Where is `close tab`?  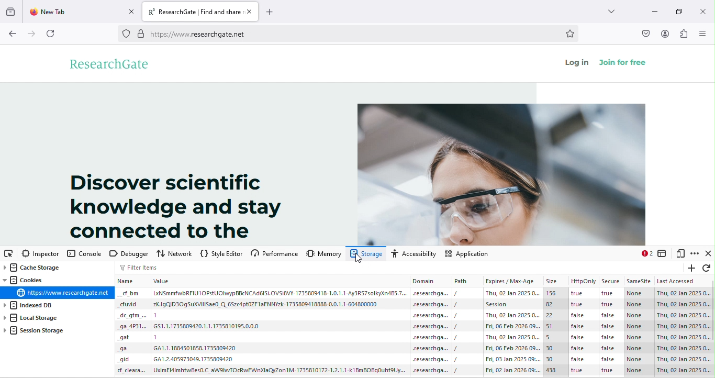
close tab is located at coordinates (131, 11).